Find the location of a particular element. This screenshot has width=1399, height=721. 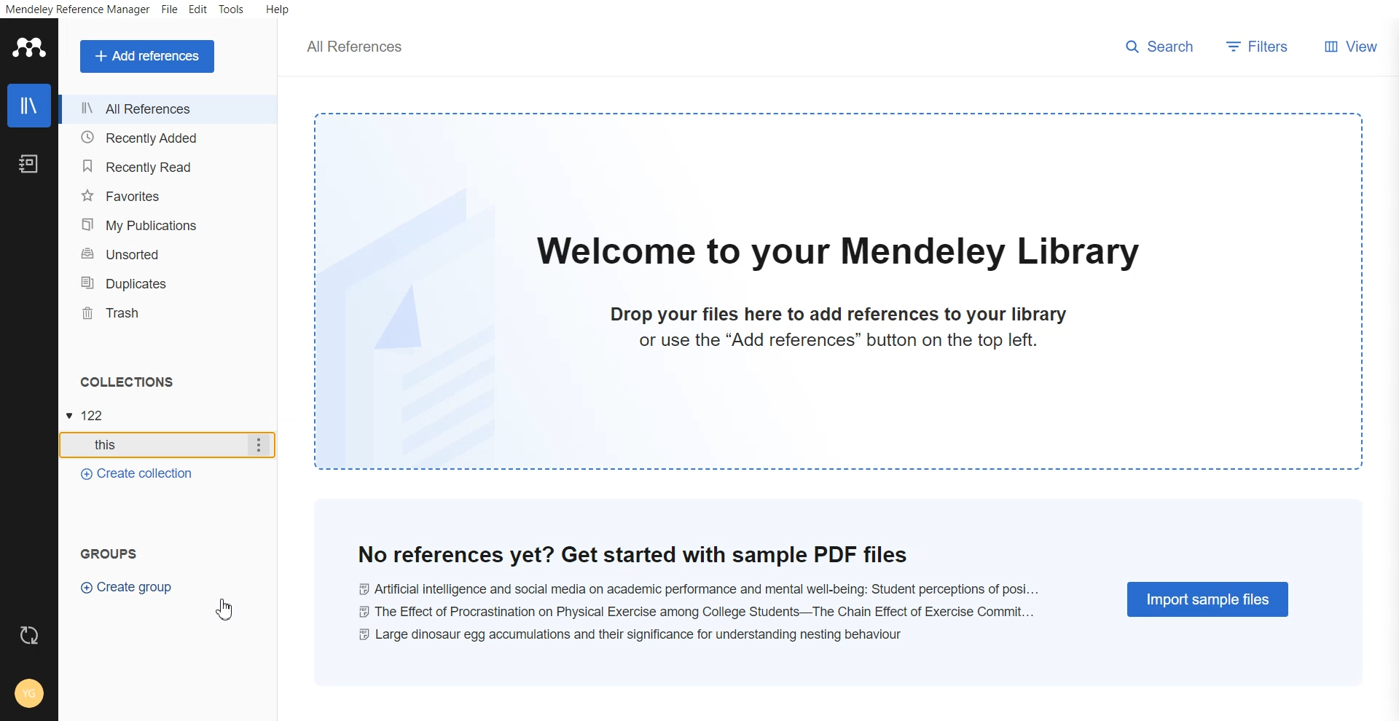

large dinosaur egg accumulations and their significance for understanding nestling behaviour is located at coordinates (640, 633).